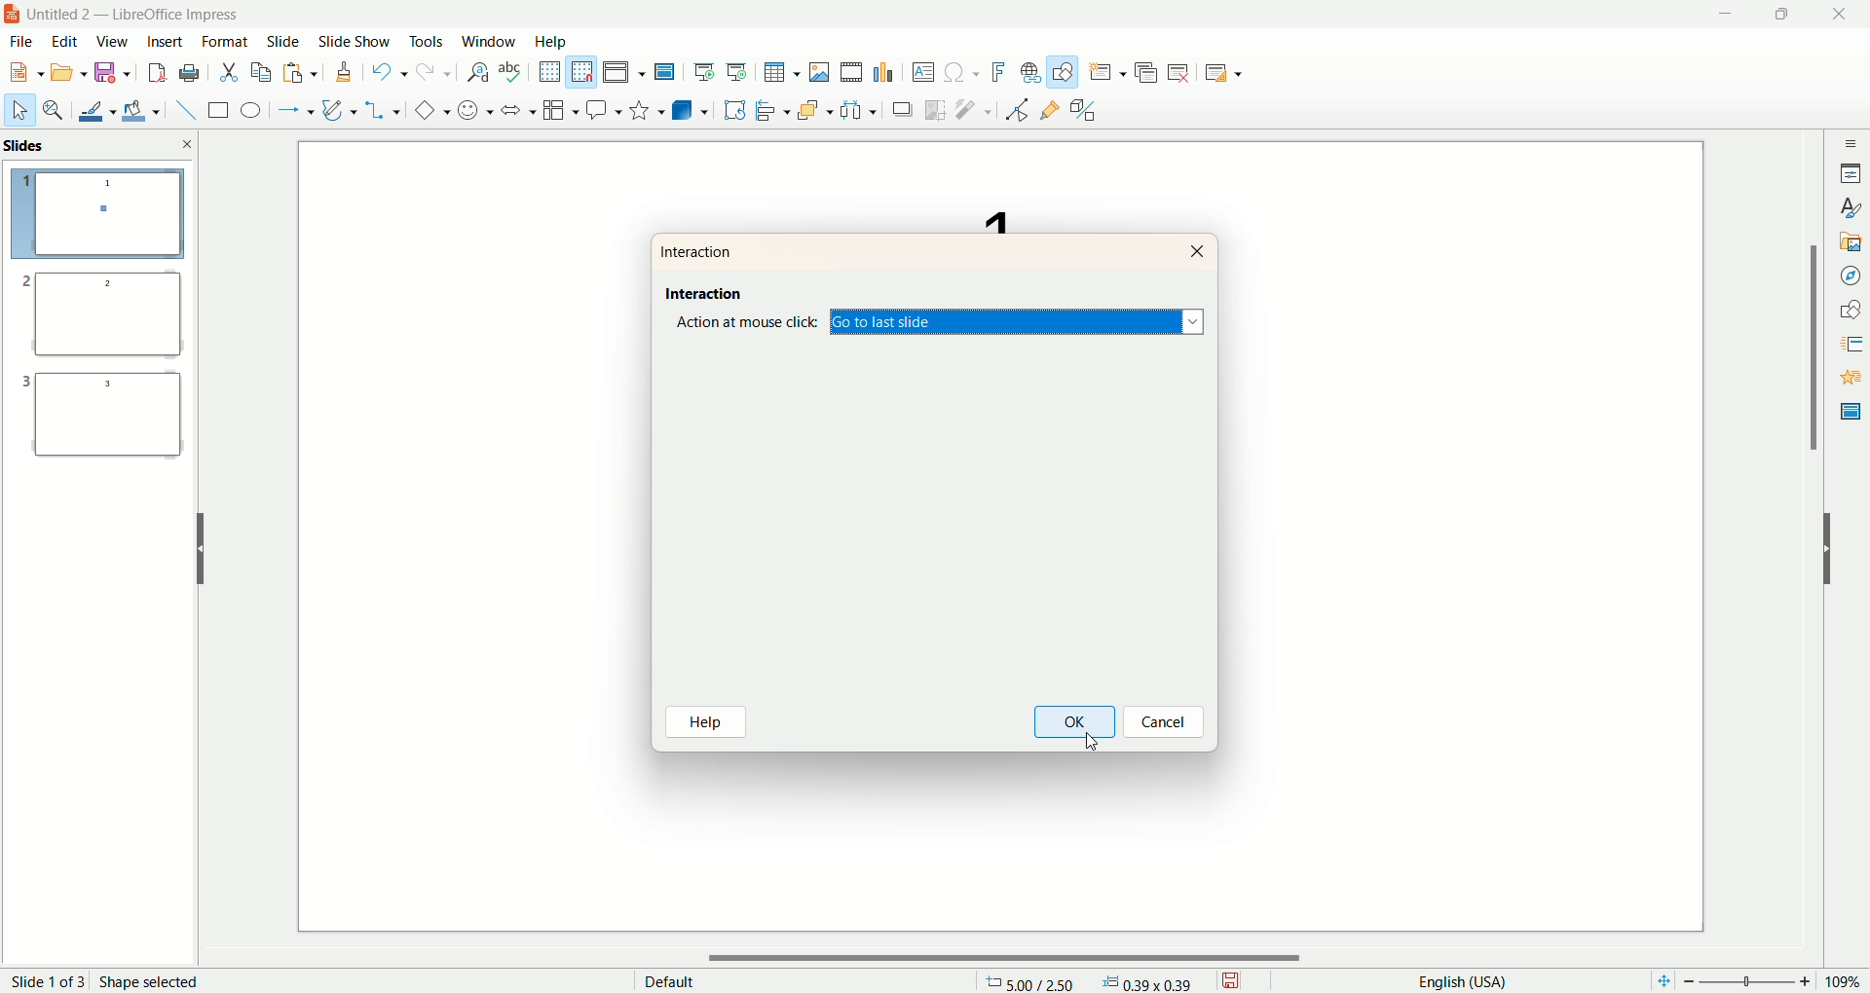 The image size is (1870, 993). Describe the element at coordinates (1090, 736) in the screenshot. I see `cursor` at that location.